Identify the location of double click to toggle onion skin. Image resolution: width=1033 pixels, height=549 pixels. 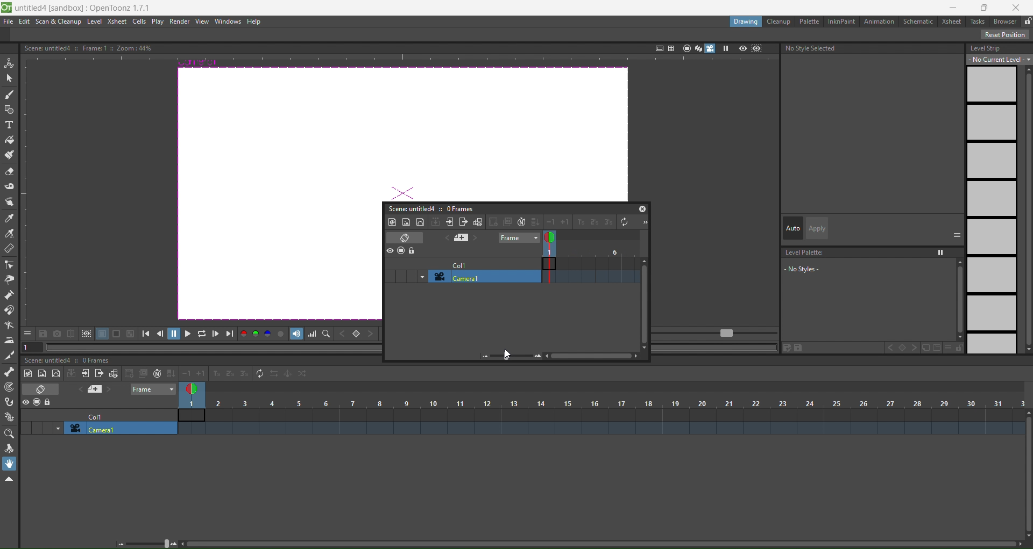
(556, 237).